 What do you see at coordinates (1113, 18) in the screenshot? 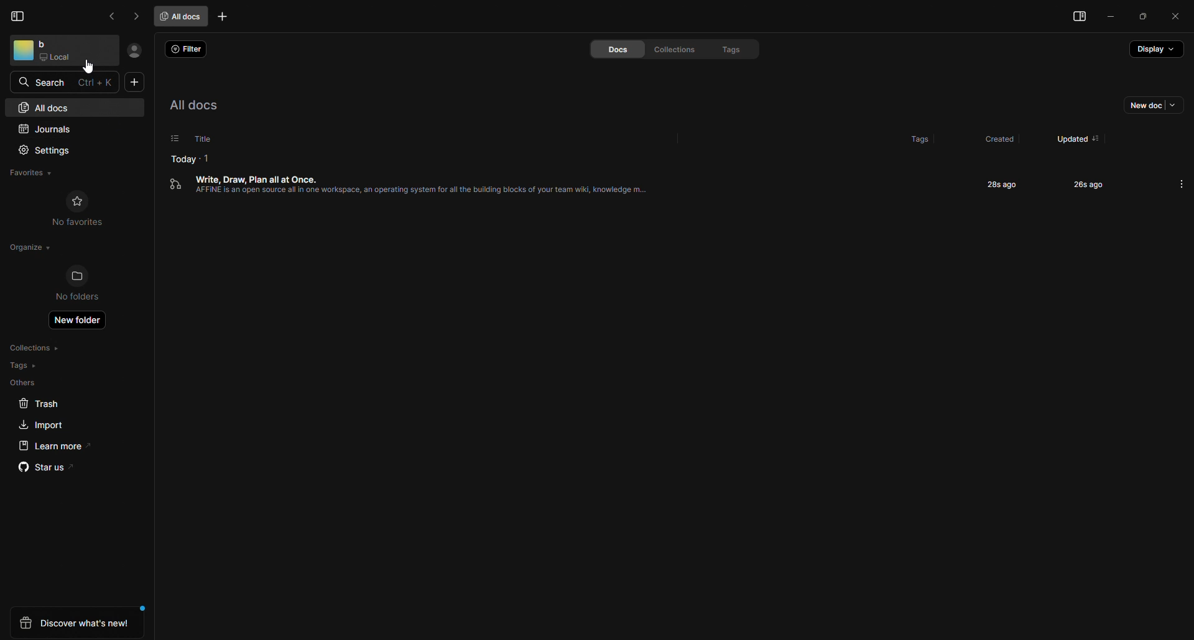
I see `minimize` at bounding box center [1113, 18].